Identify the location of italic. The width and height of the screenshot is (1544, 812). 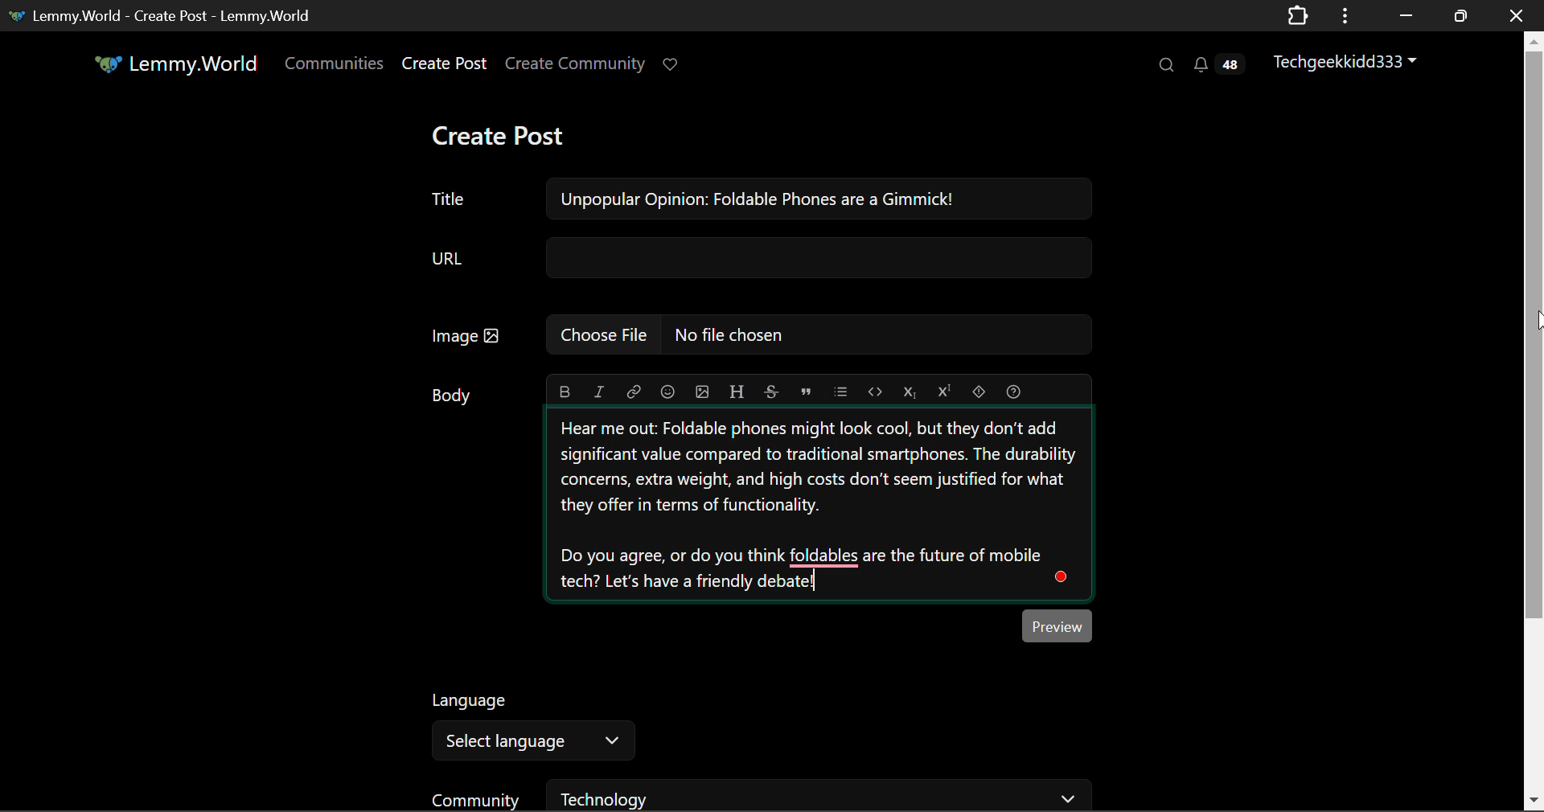
(600, 391).